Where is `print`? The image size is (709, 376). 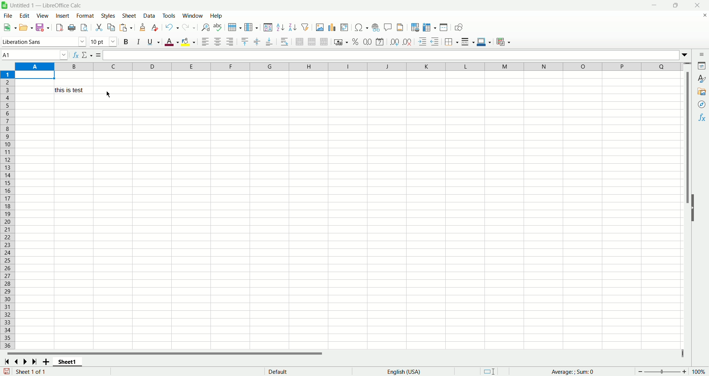 print is located at coordinates (72, 28).